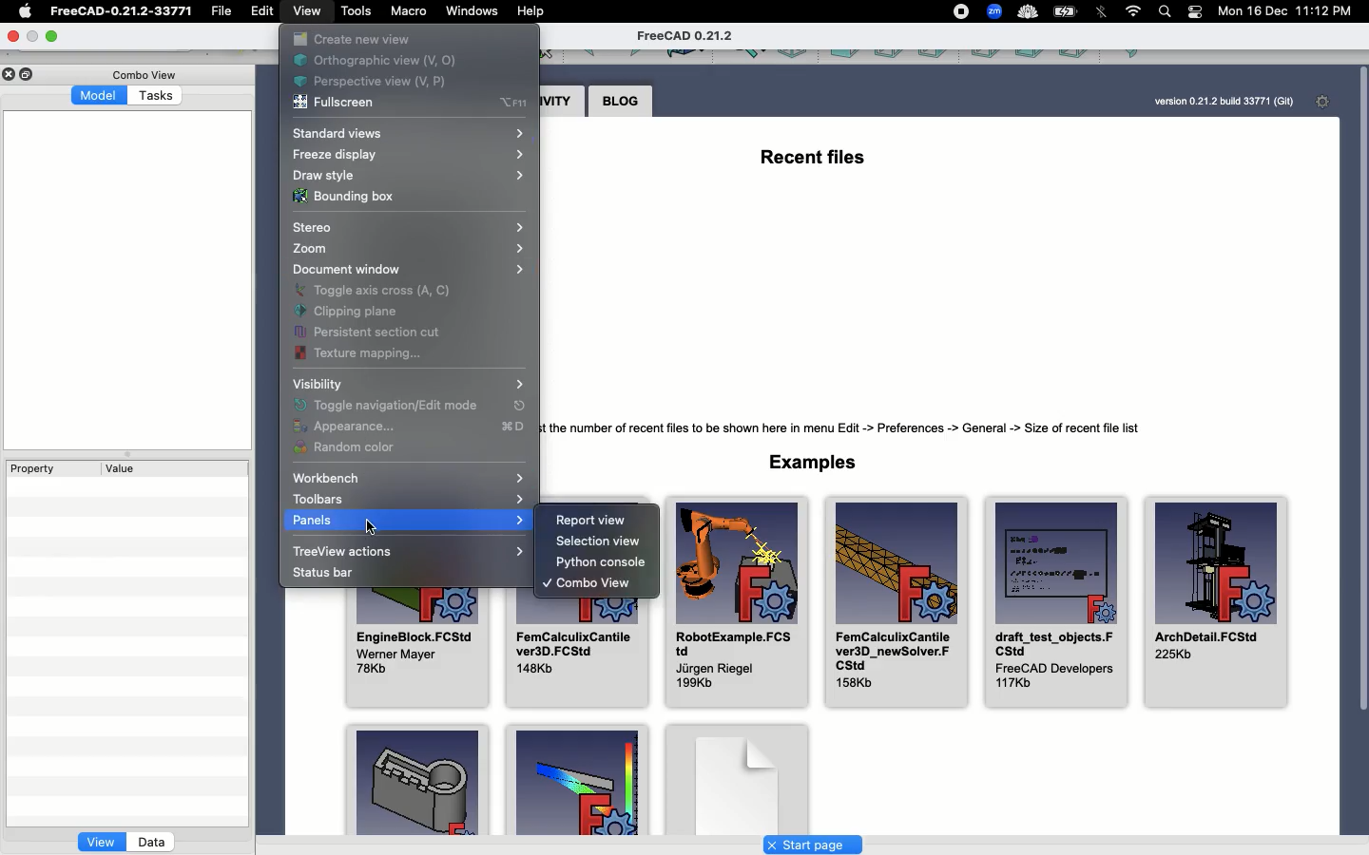 The width and height of the screenshot is (1369, 855). What do you see at coordinates (406, 427) in the screenshot?
I see `Appearance ` at bounding box center [406, 427].